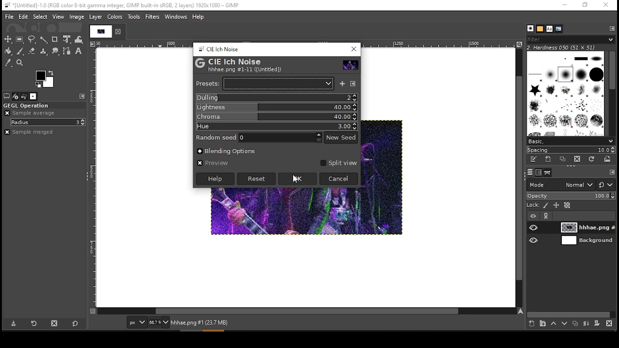 Image resolution: width=619 pixels, height=348 pixels. I want to click on units, so click(136, 322).